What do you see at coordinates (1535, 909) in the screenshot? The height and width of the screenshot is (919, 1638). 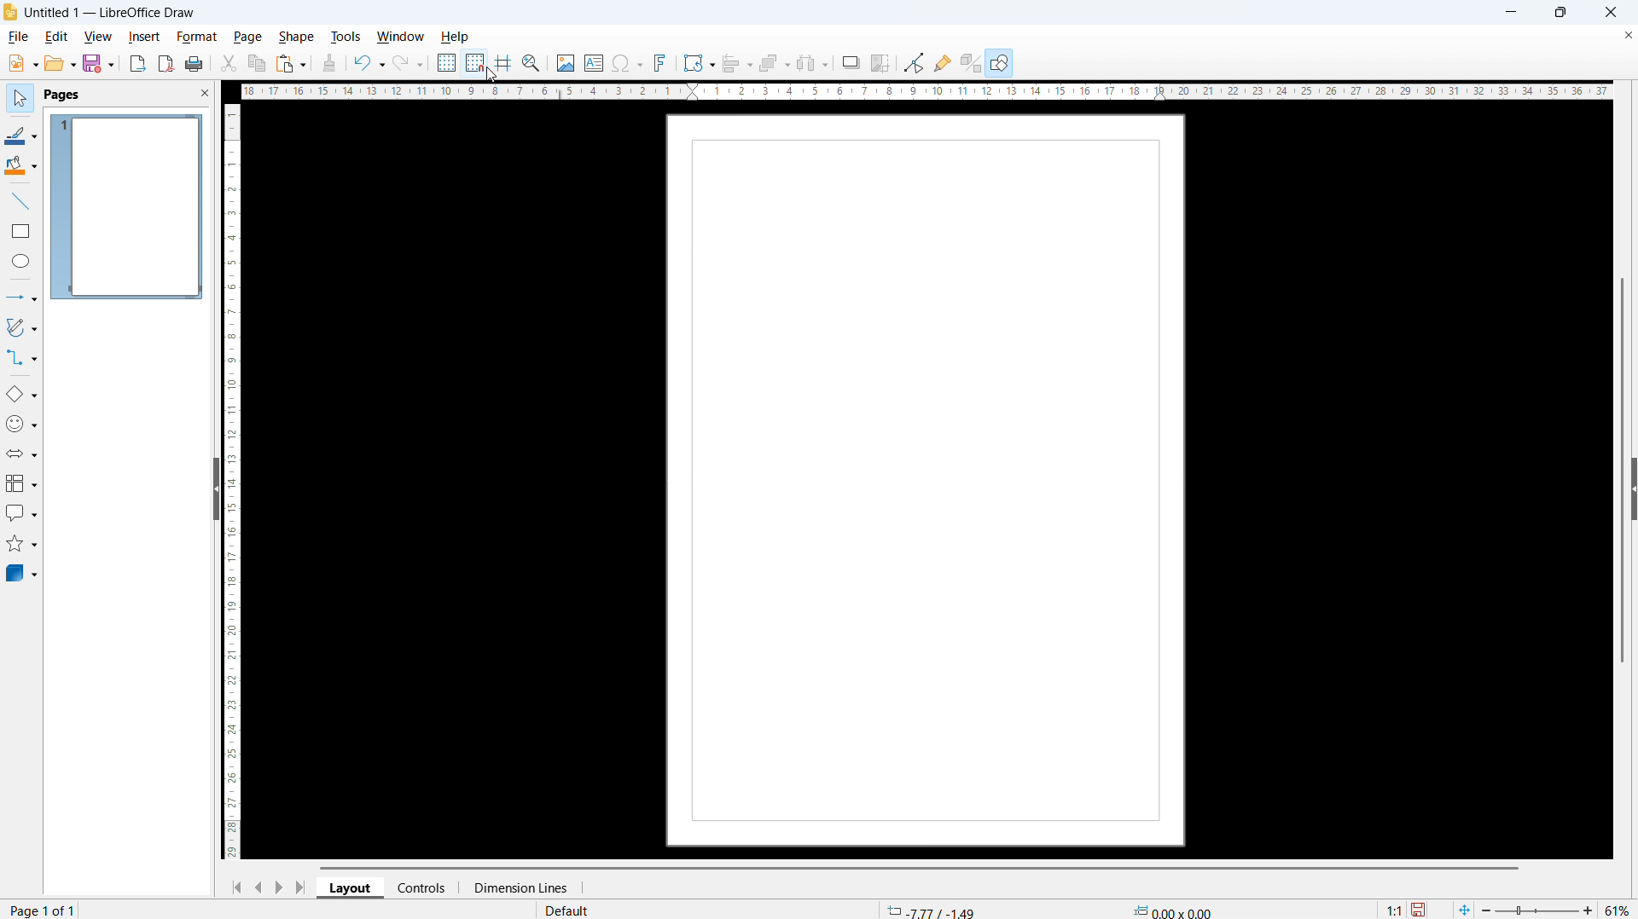 I see `Zoom slider ` at bounding box center [1535, 909].